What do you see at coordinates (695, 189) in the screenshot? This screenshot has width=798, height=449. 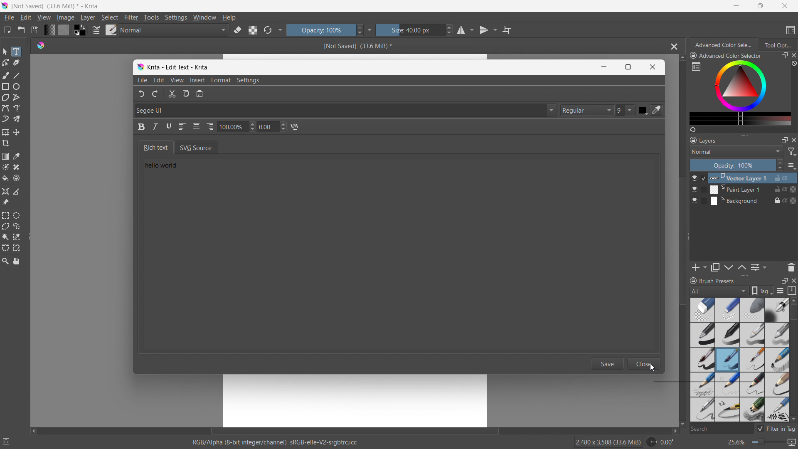 I see `layer visibility toggle` at bounding box center [695, 189].